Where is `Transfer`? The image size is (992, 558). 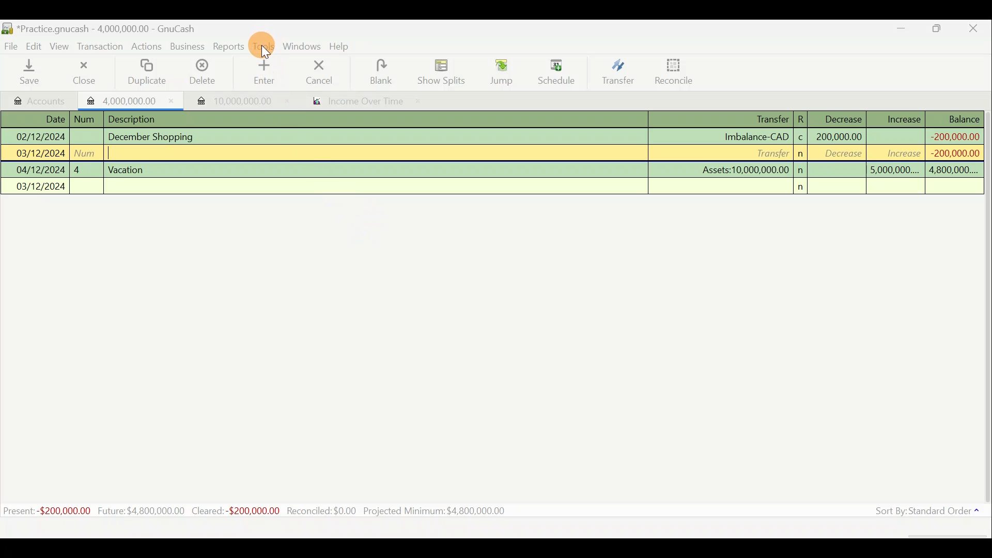 Transfer is located at coordinates (616, 73).